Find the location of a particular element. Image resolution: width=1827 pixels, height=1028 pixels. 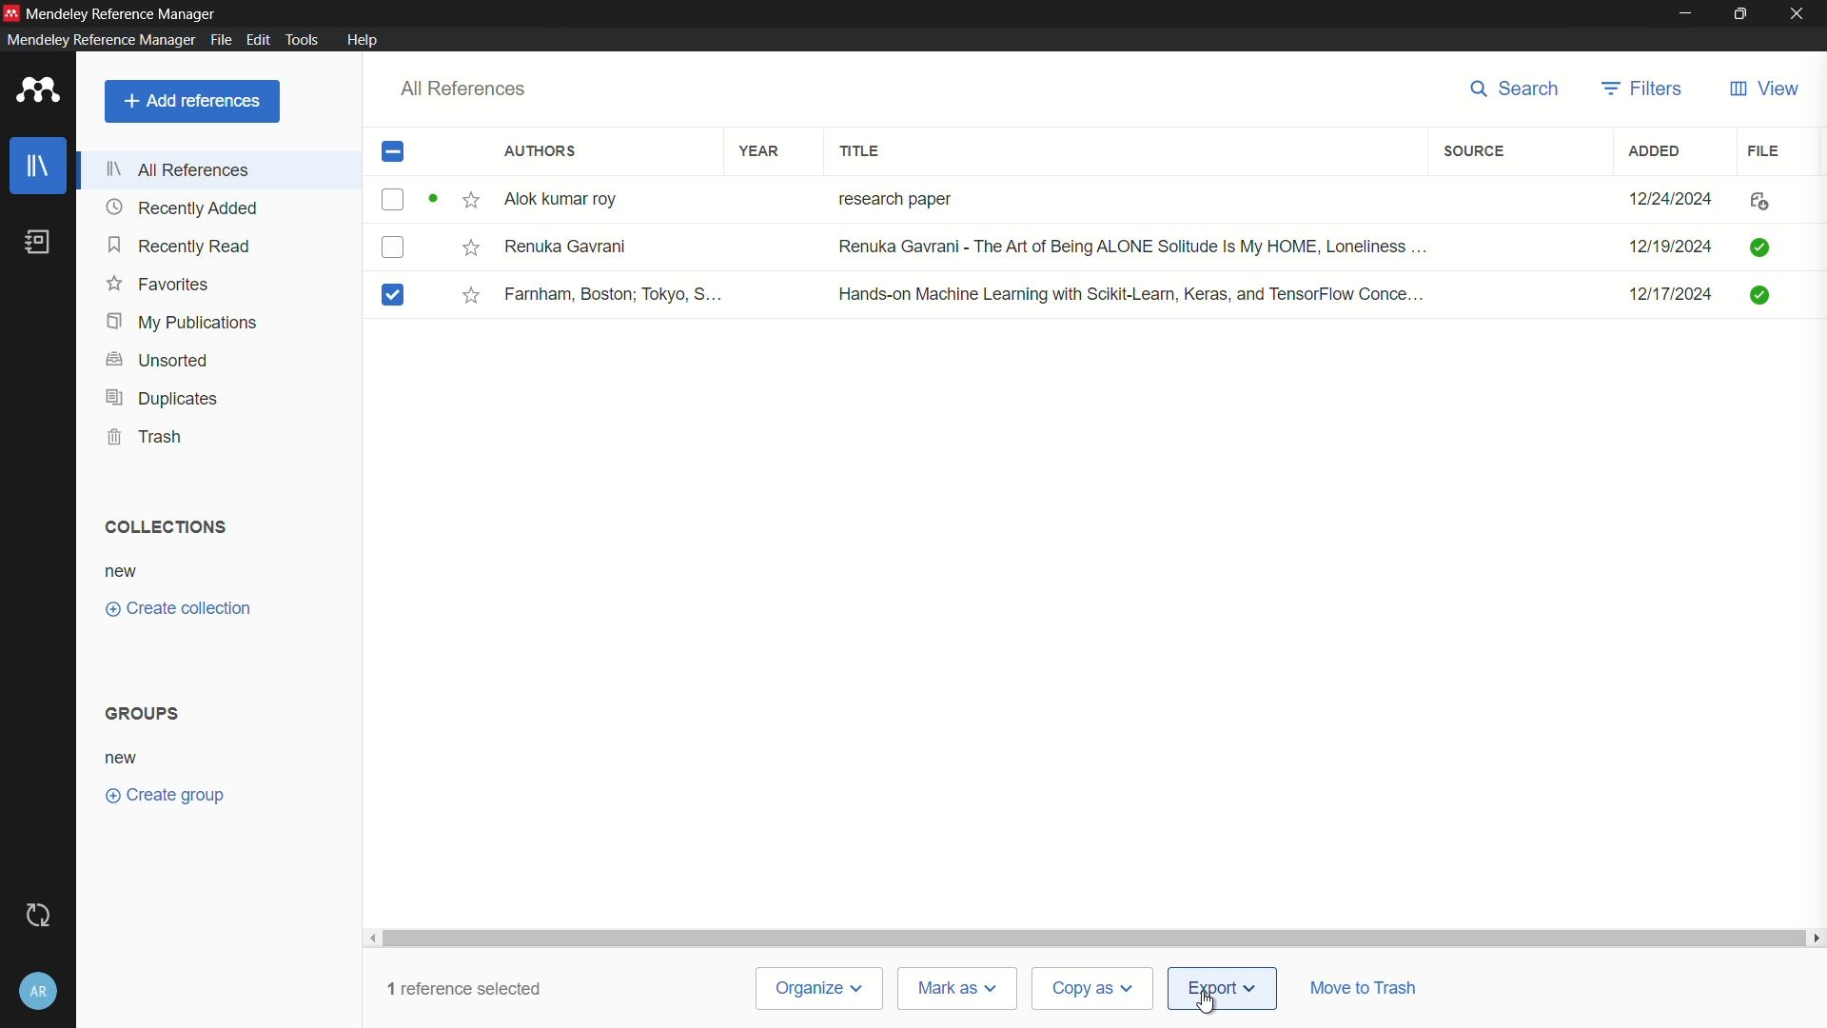

star is located at coordinates (470, 204).